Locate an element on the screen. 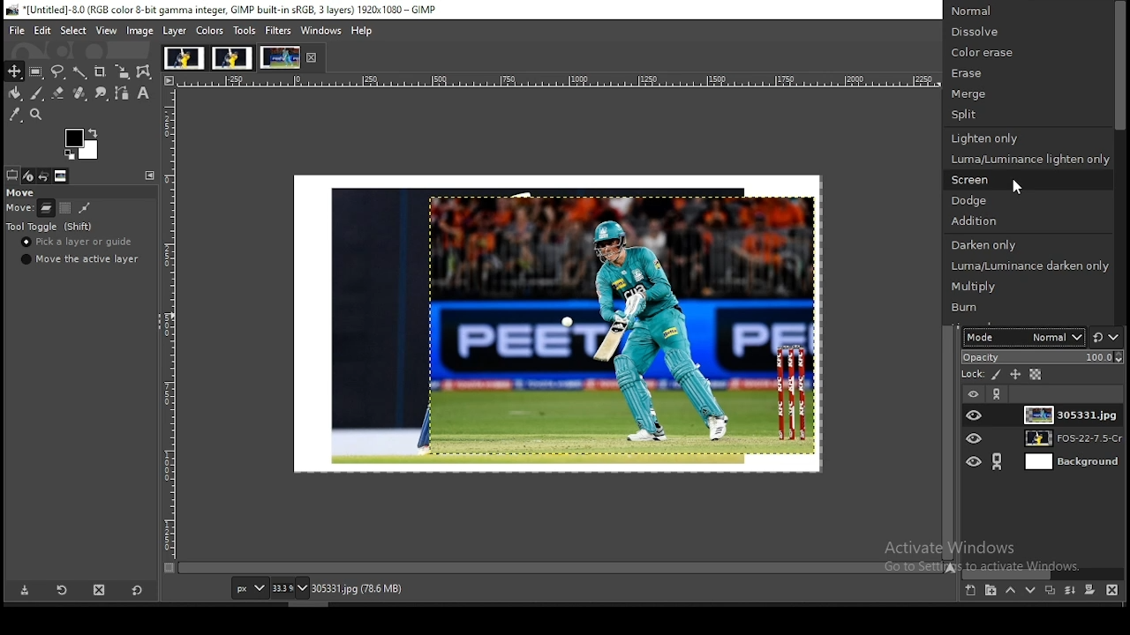  configure this tab is located at coordinates (150, 175).